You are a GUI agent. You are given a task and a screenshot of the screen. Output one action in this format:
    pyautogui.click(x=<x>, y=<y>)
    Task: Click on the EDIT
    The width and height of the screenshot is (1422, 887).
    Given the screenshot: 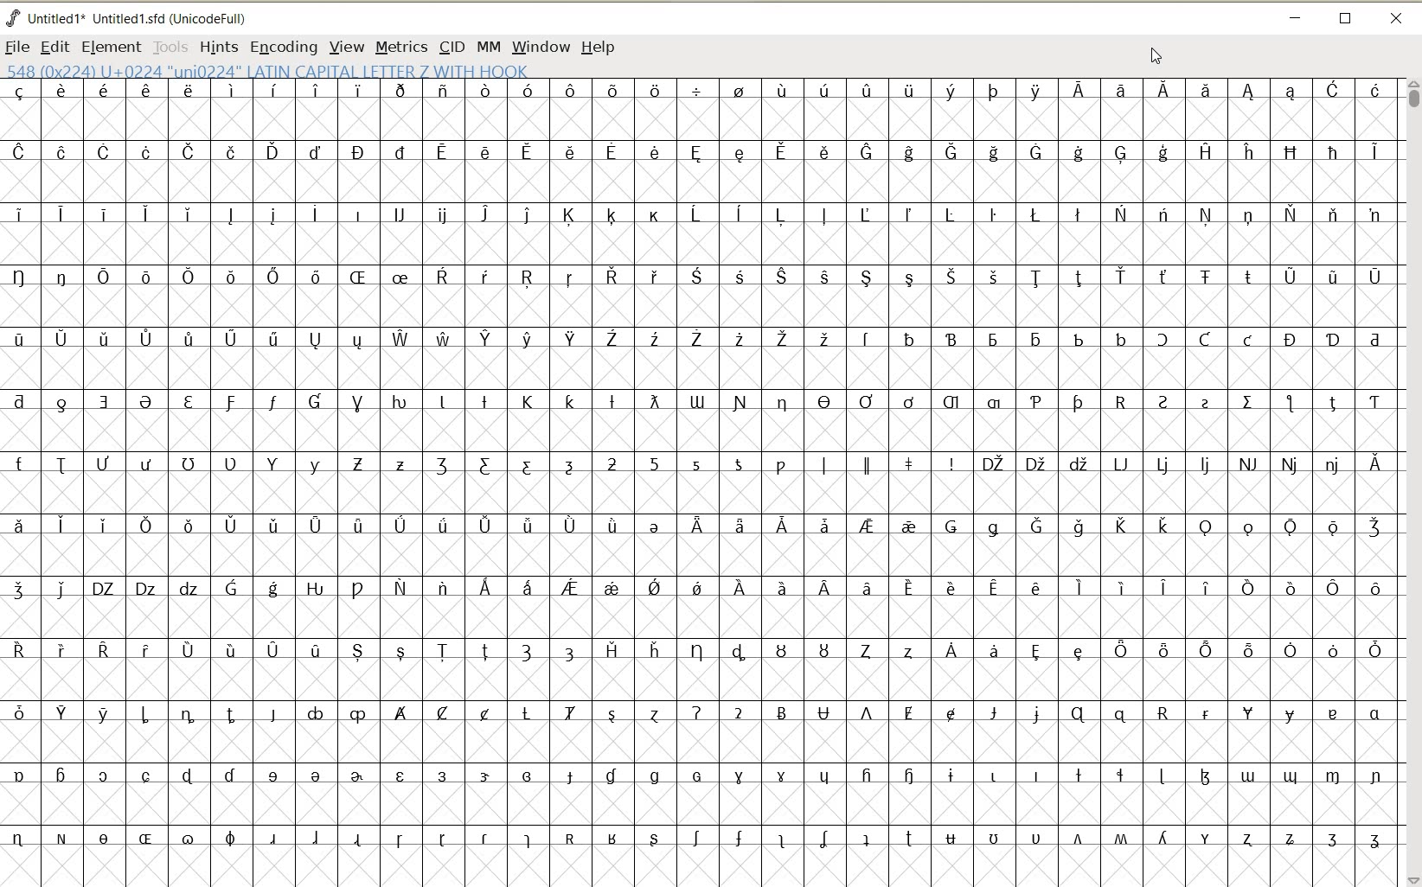 What is the action you would take?
    pyautogui.click(x=54, y=48)
    